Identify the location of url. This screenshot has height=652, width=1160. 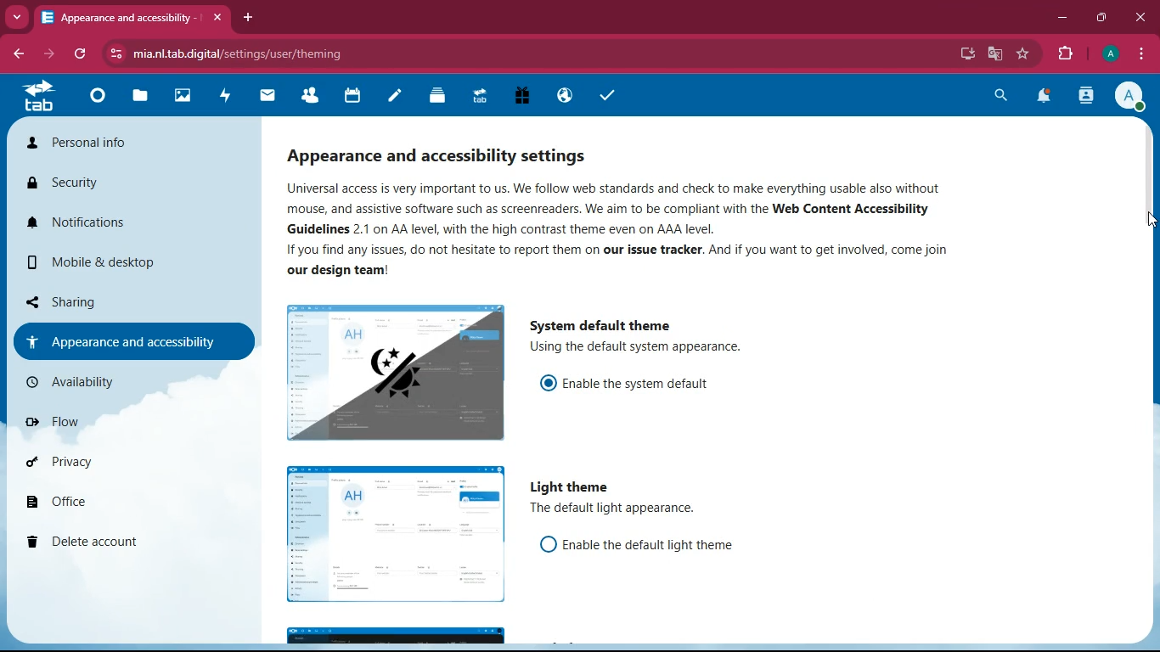
(240, 54).